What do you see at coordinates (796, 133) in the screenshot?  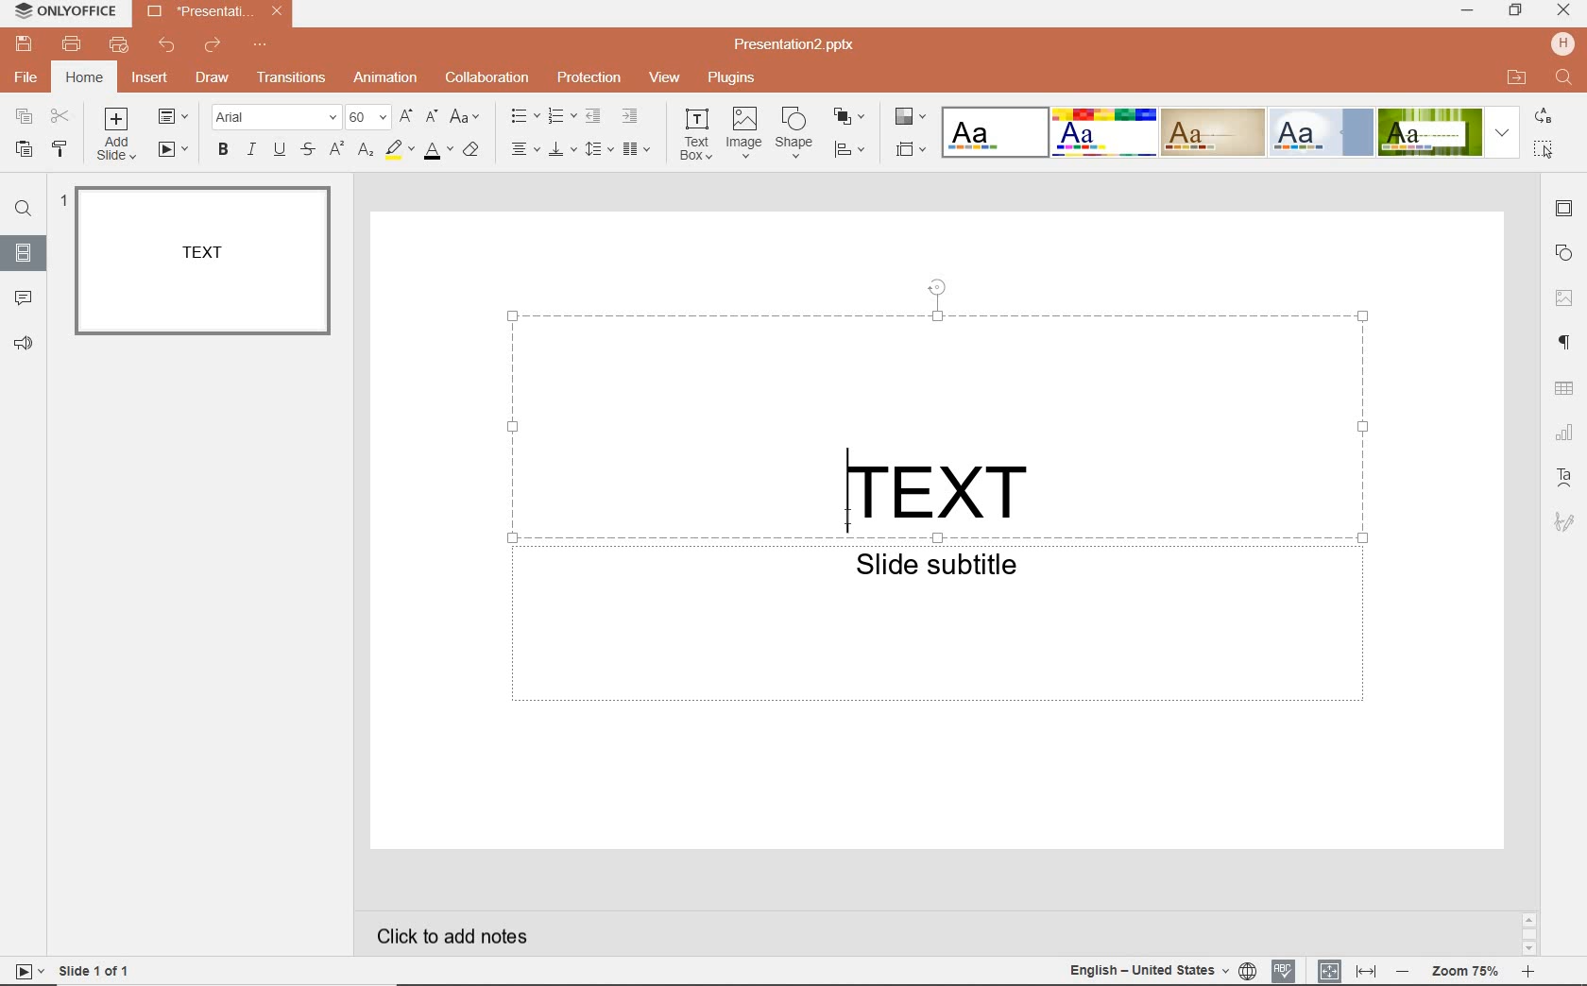 I see `shape` at bounding box center [796, 133].